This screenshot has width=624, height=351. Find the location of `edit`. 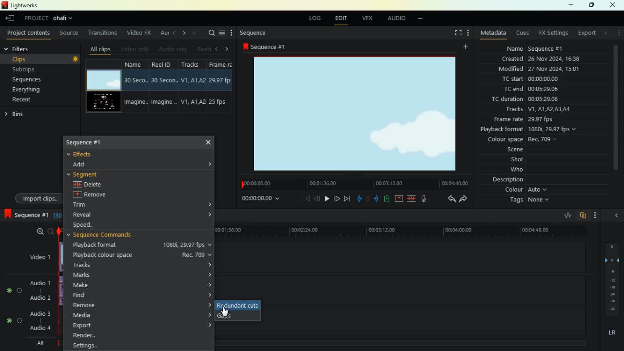

edit is located at coordinates (340, 18).